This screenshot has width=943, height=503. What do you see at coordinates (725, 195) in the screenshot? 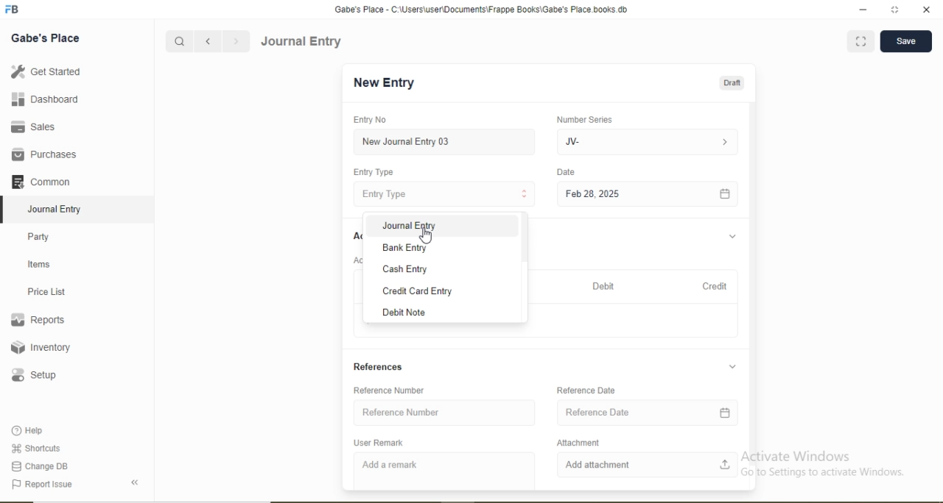
I see `Calendar` at bounding box center [725, 195].